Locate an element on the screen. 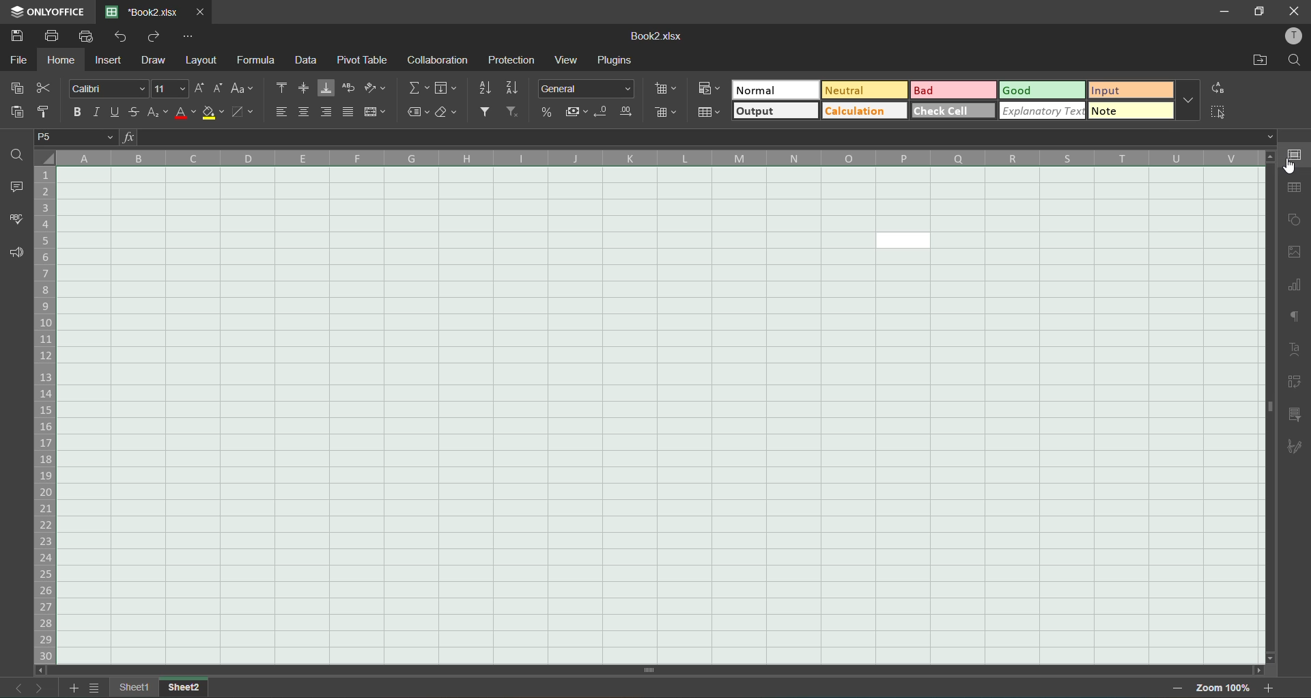  cells is located at coordinates (658, 413).